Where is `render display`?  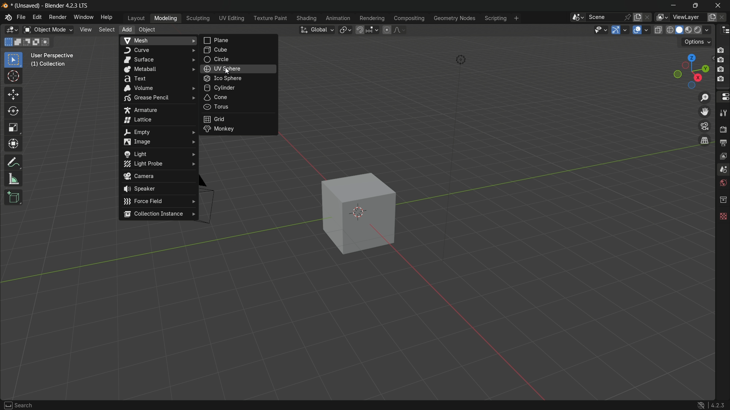 render display is located at coordinates (703, 29).